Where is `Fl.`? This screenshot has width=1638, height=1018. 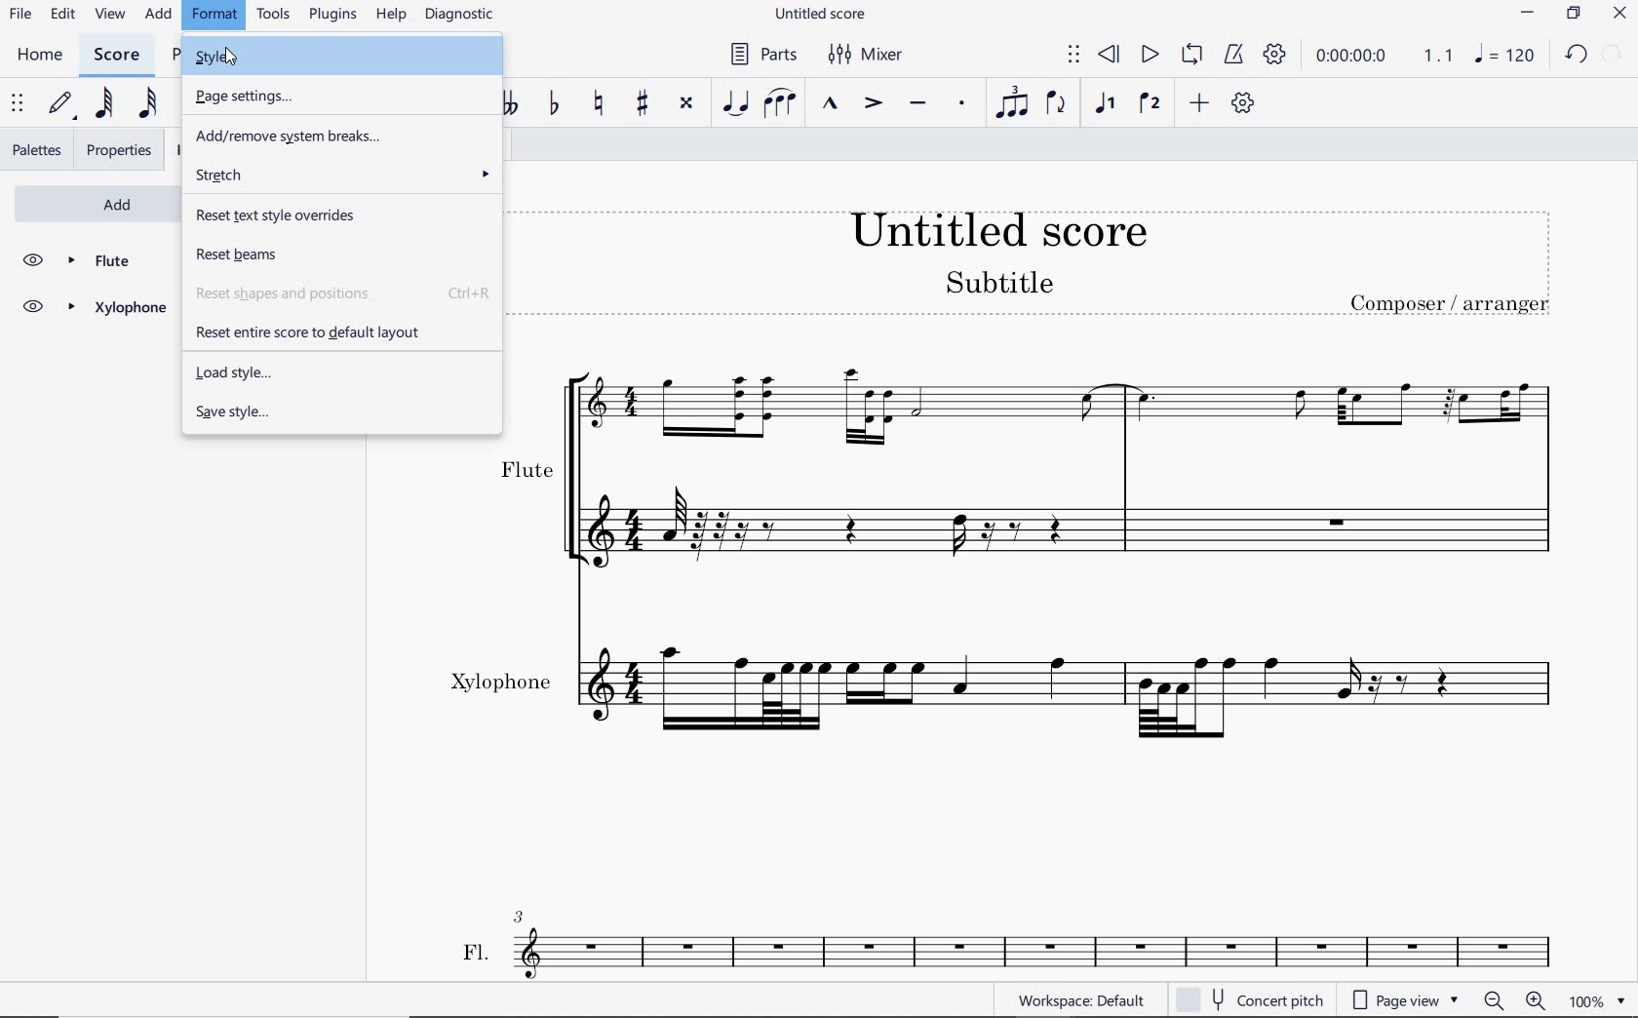
Fl. is located at coordinates (1032, 946).